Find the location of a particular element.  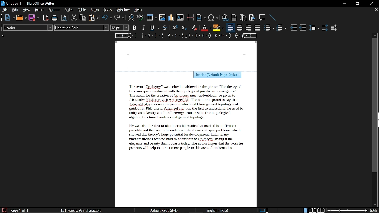

Restore down is located at coordinates (357, 4).